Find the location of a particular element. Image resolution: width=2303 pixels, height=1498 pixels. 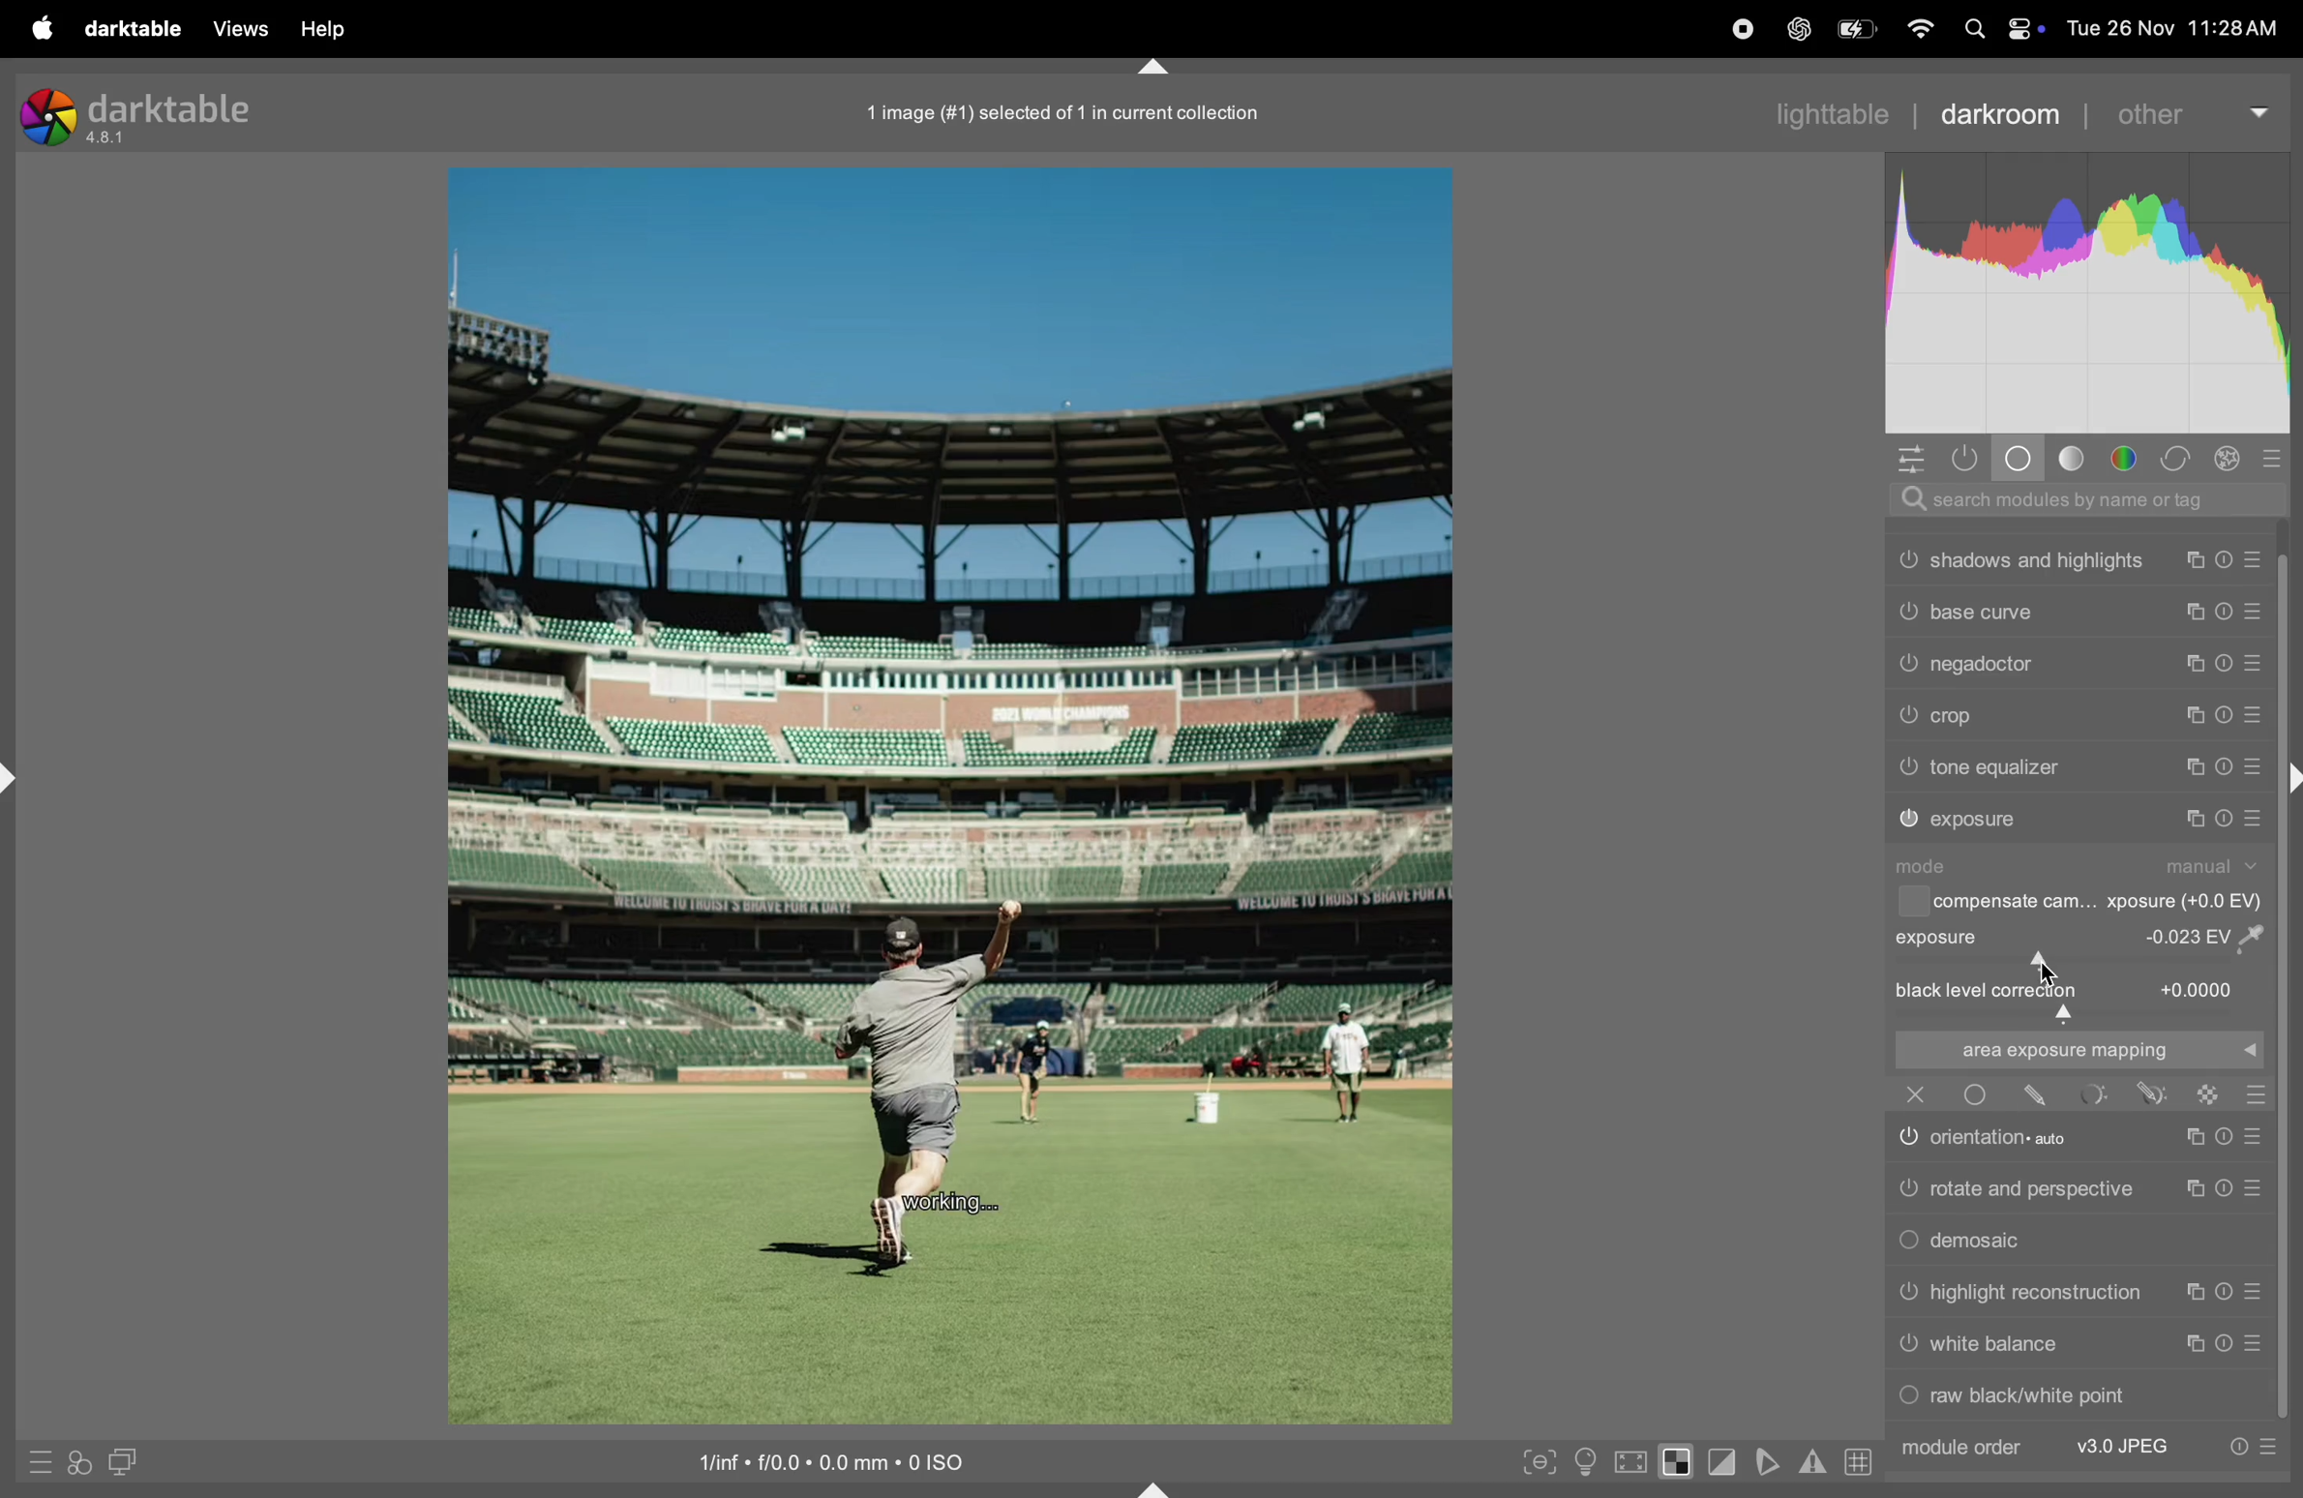

slider is located at coordinates (2079, 961).